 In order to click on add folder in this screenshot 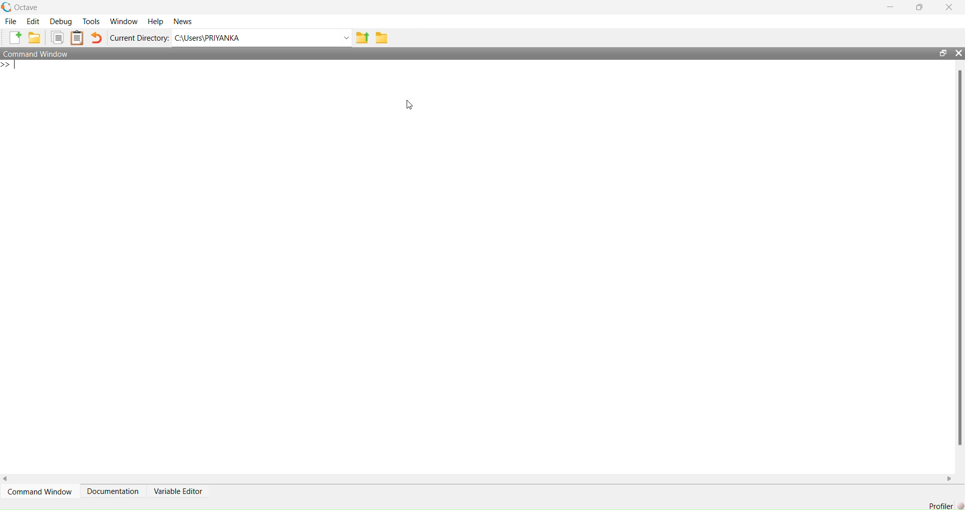, I will do `click(35, 37)`.